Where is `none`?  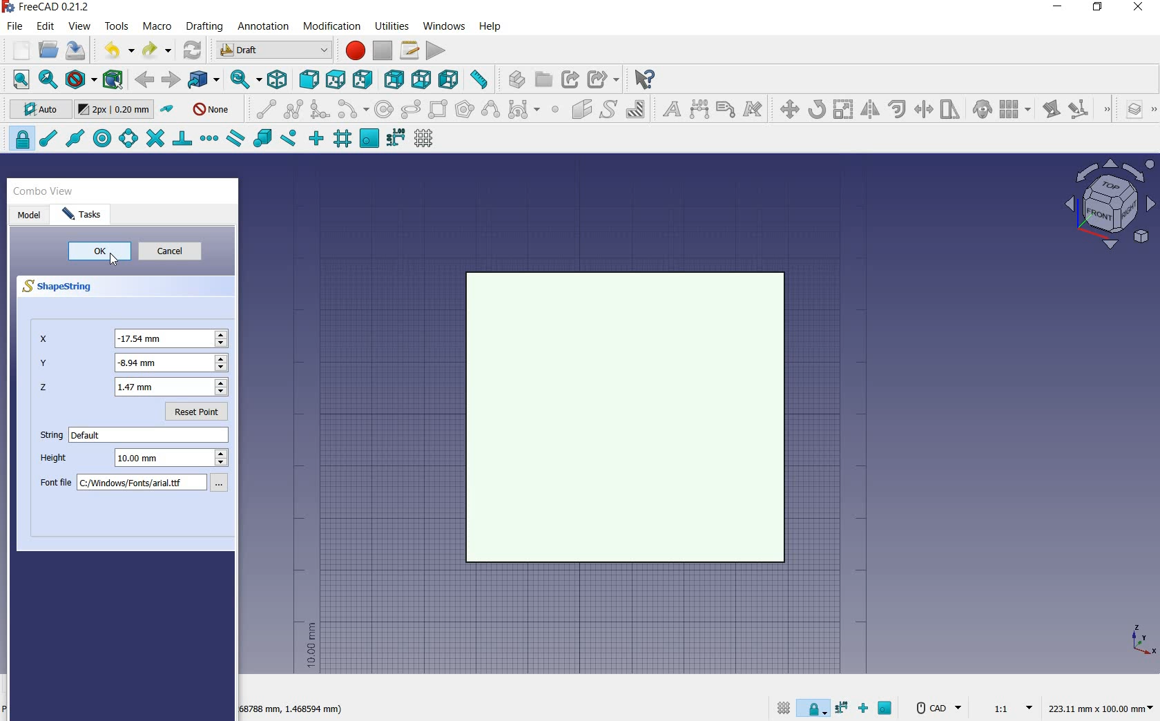 none is located at coordinates (213, 108).